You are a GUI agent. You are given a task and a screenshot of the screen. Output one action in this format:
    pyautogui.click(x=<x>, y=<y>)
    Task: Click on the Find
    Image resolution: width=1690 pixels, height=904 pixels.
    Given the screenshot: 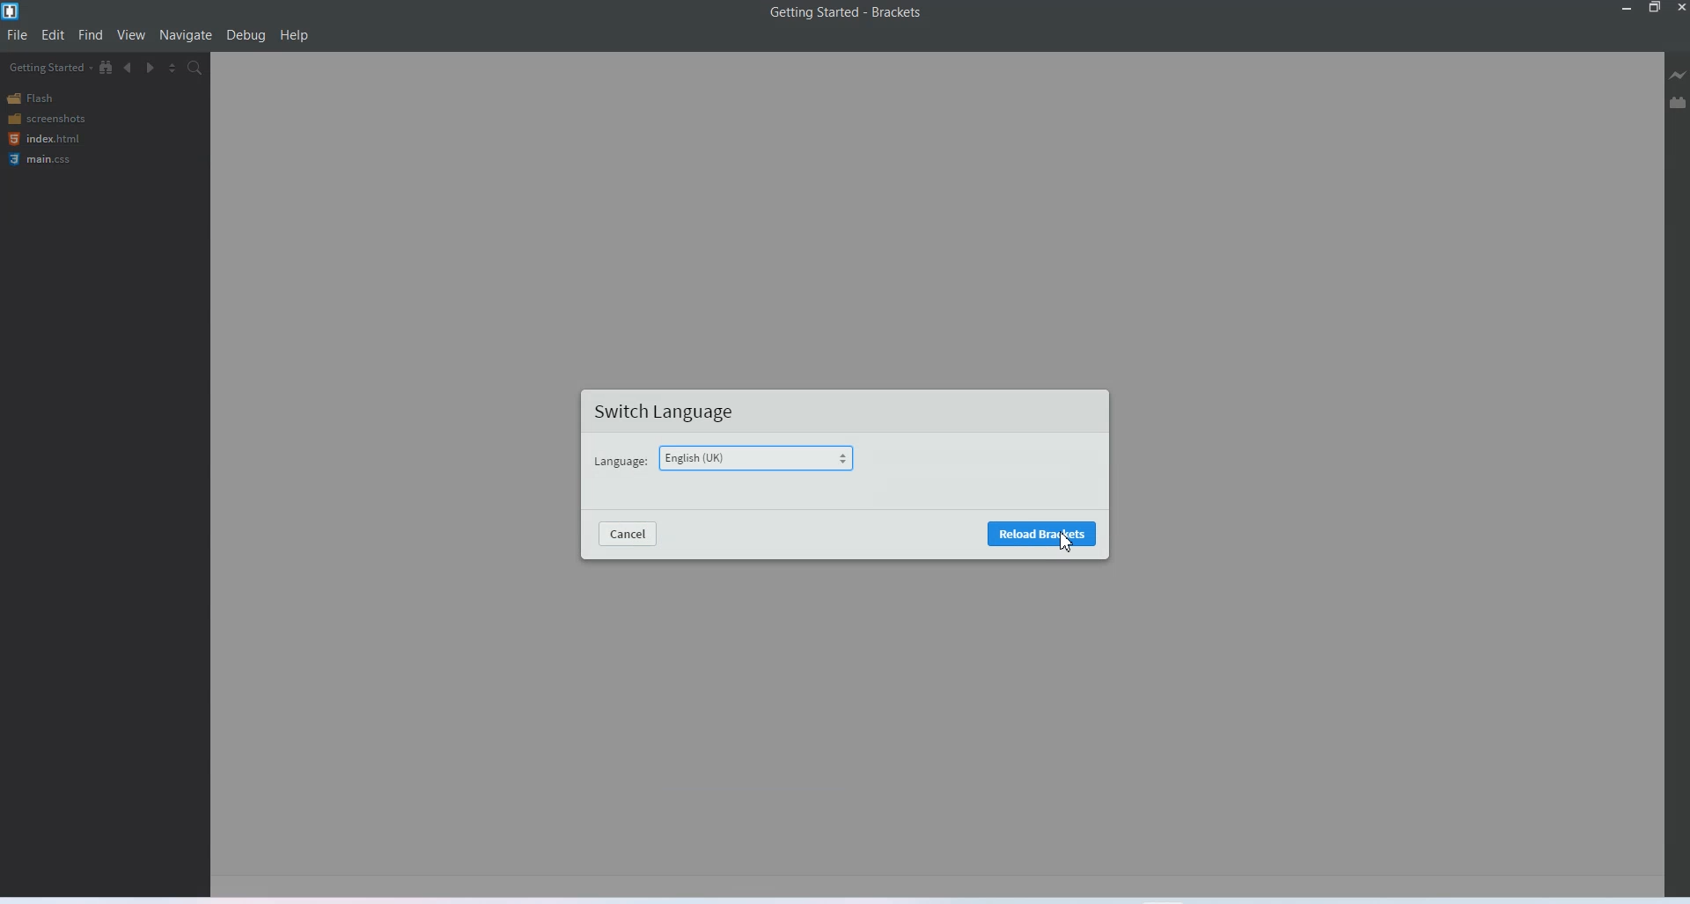 What is the action you would take?
    pyautogui.click(x=92, y=35)
    